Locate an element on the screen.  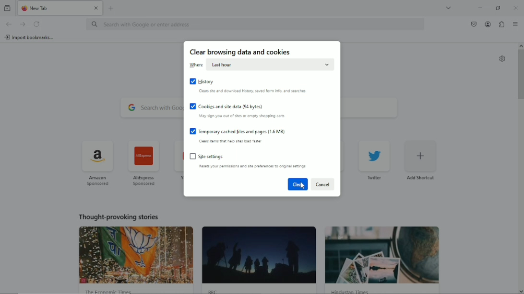
Close is located at coordinates (515, 7).